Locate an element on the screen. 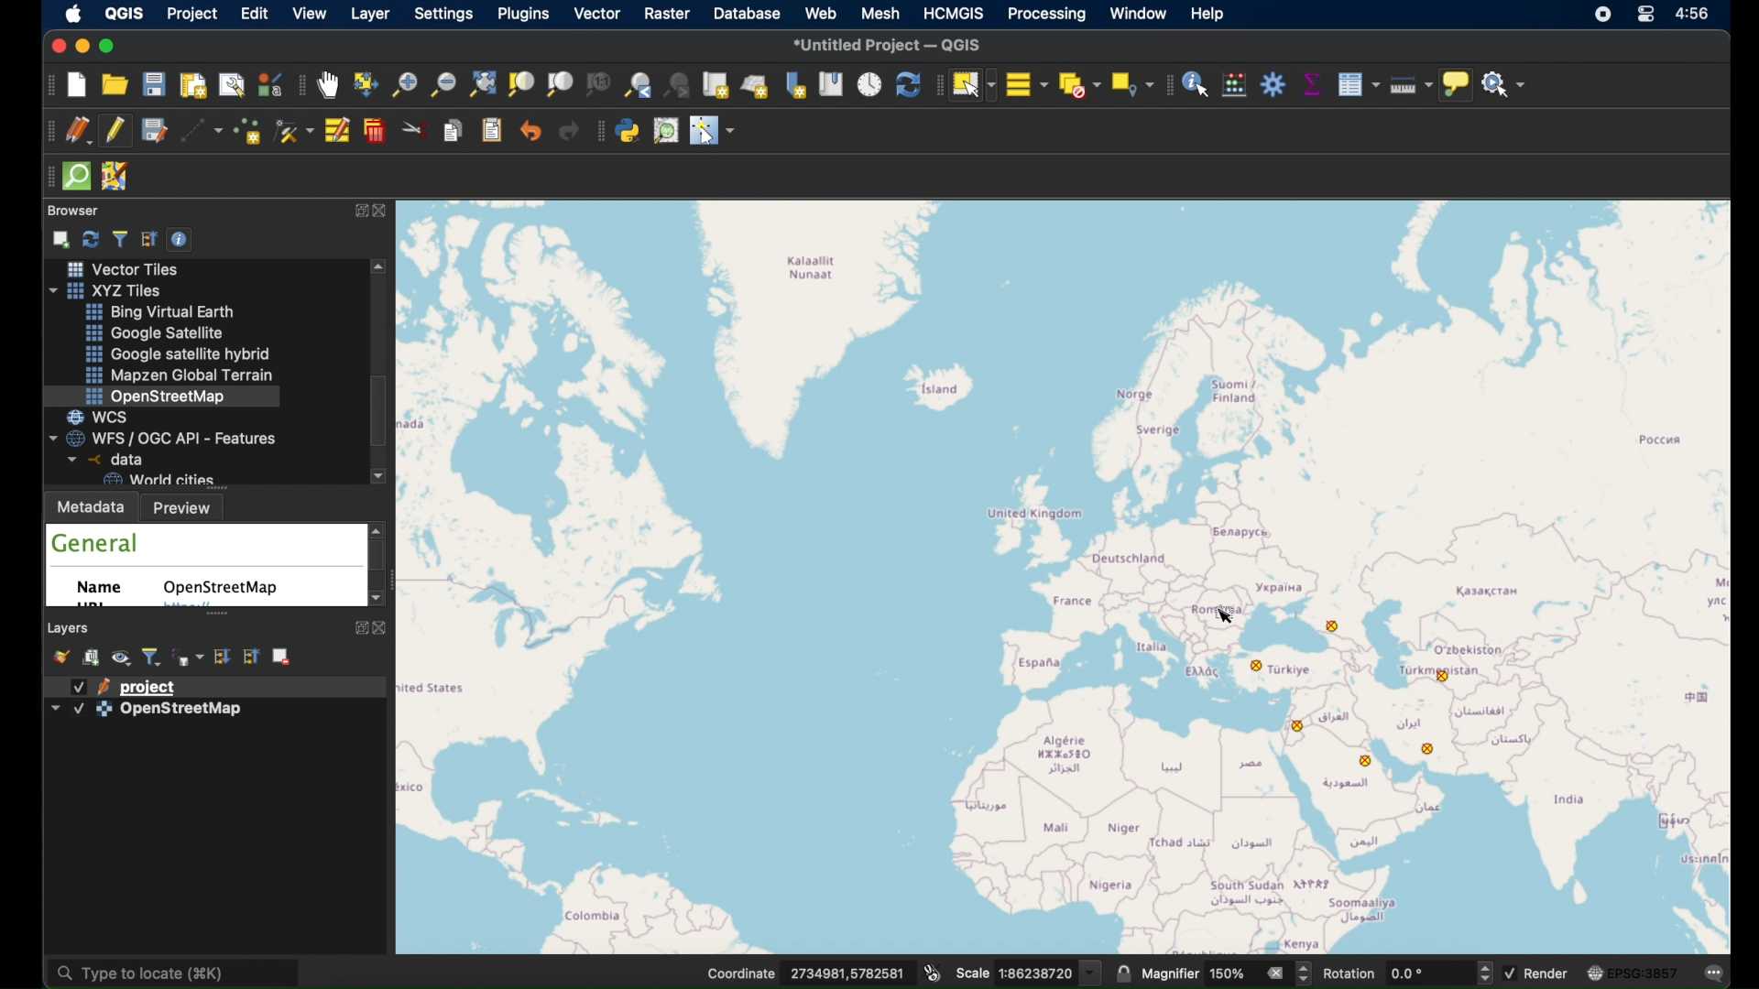  time is located at coordinates (1696, 16).